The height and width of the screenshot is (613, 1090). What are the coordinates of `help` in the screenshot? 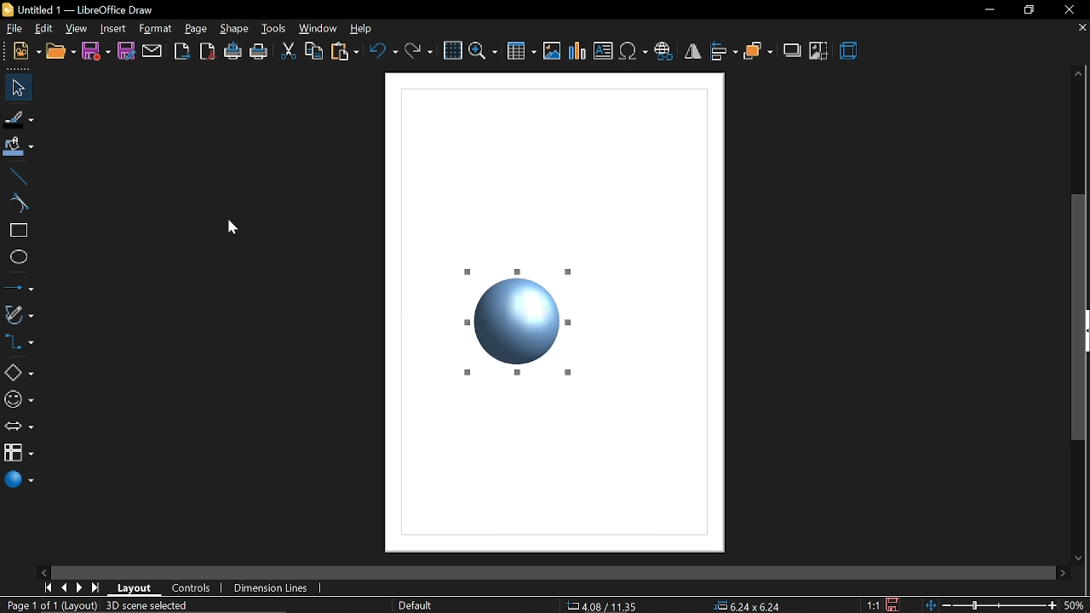 It's located at (365, 28).